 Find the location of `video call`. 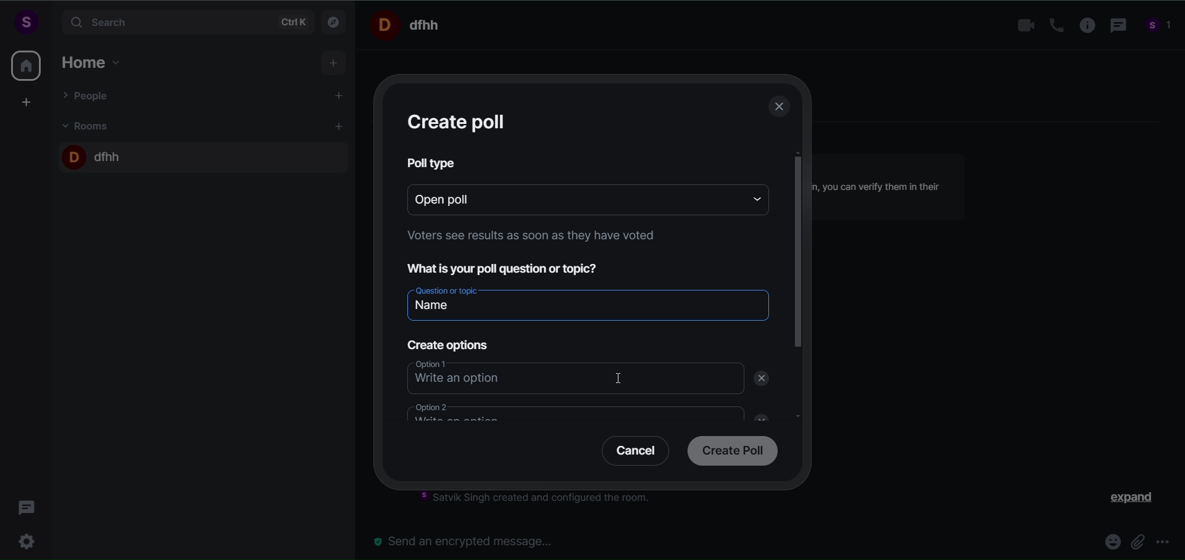

video call is located at coordinates (1023, 26).